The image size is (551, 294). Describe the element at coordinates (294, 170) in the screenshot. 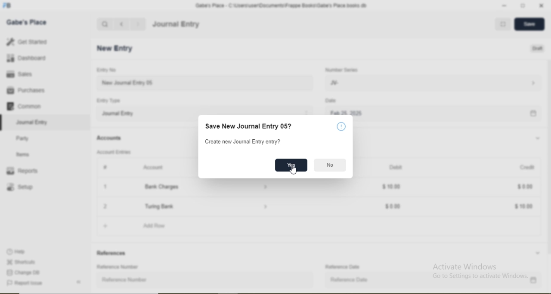

I see `cursor` at that location.